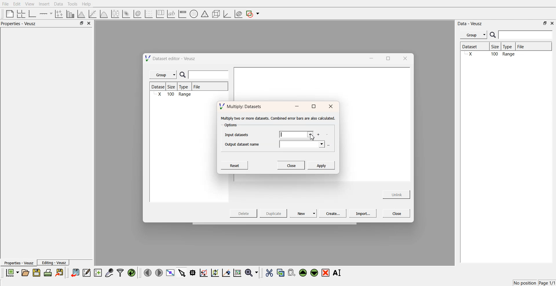 This screenshot has width=556, height=286. Describe the element at coordinates (160, 14) in the screenshot. I see `plot key` at that location.